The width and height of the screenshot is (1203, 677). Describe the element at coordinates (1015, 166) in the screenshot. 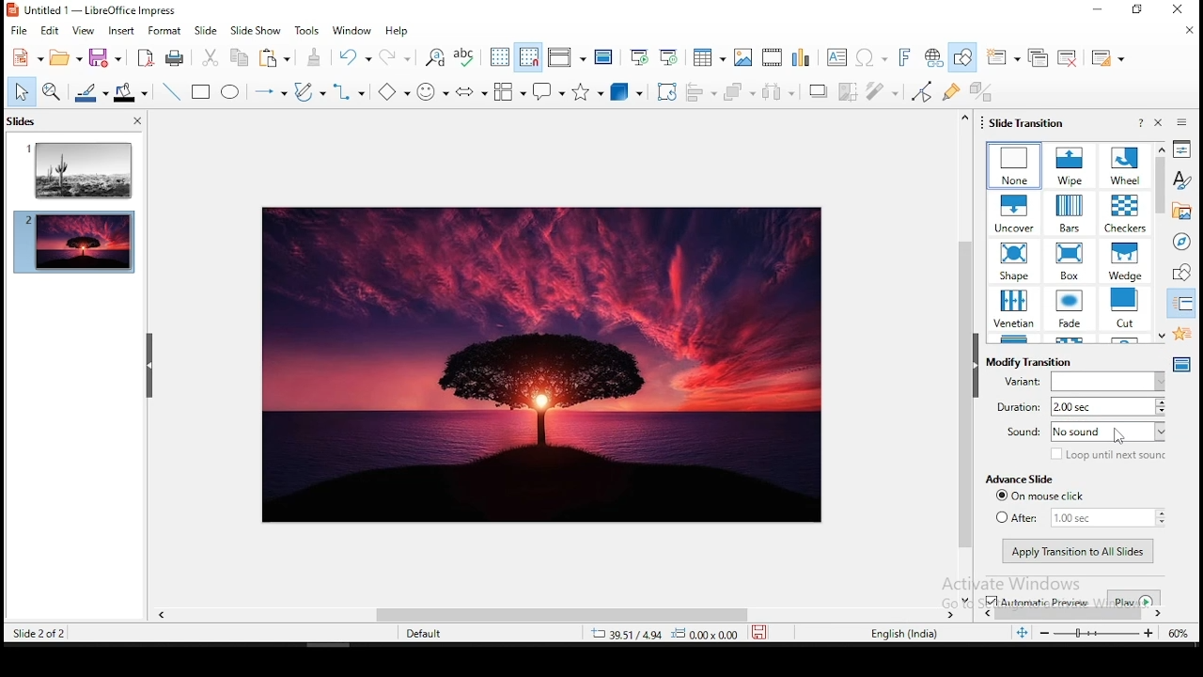

I see `transition effects` at that location.